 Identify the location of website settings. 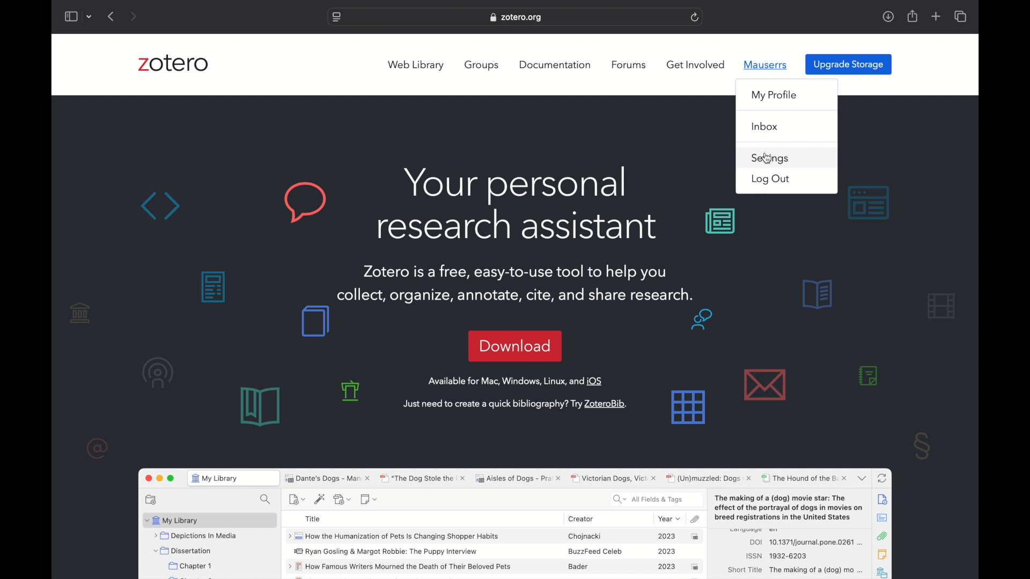
(335, 18).